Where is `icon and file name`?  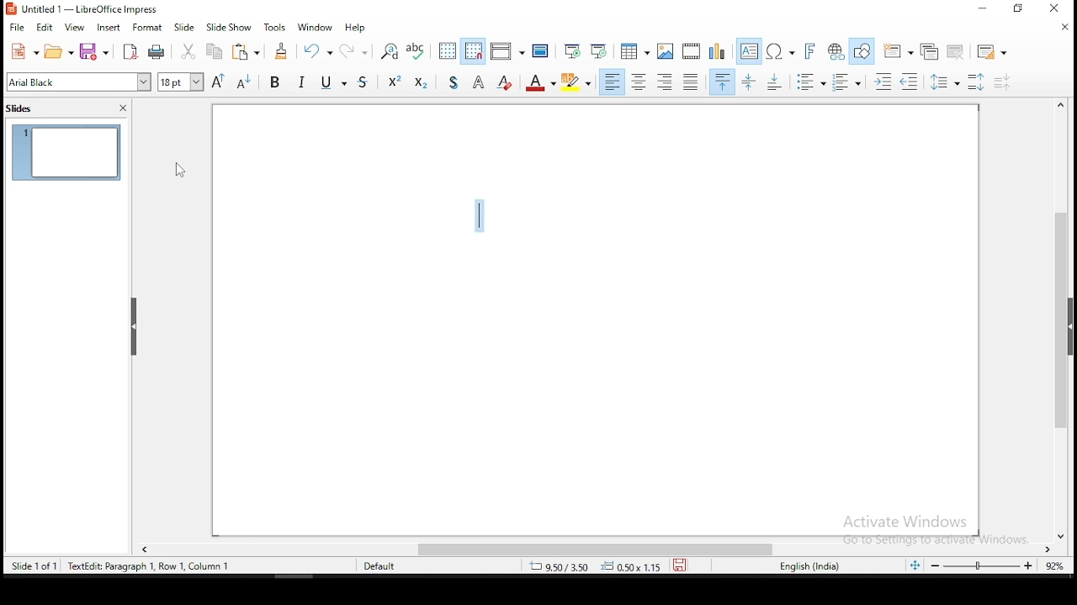 icon and file name is located at coordinates (89, 9).